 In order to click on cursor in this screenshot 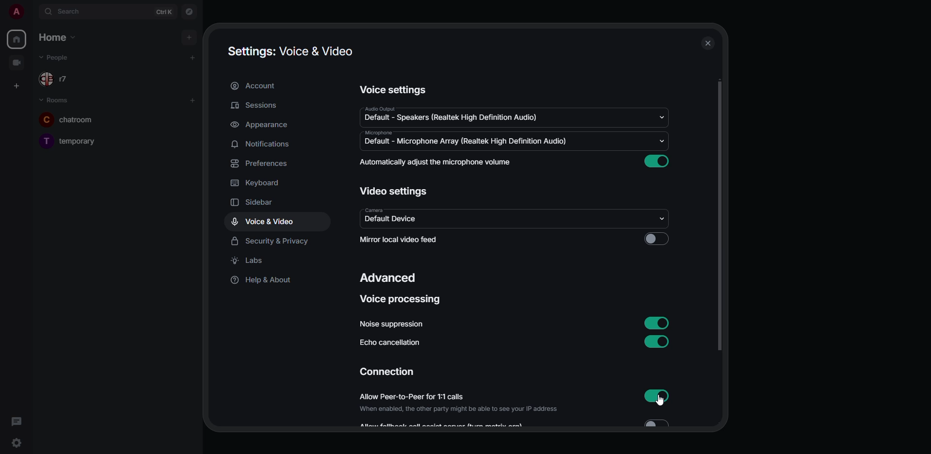, I will do `click(666, 403)`.